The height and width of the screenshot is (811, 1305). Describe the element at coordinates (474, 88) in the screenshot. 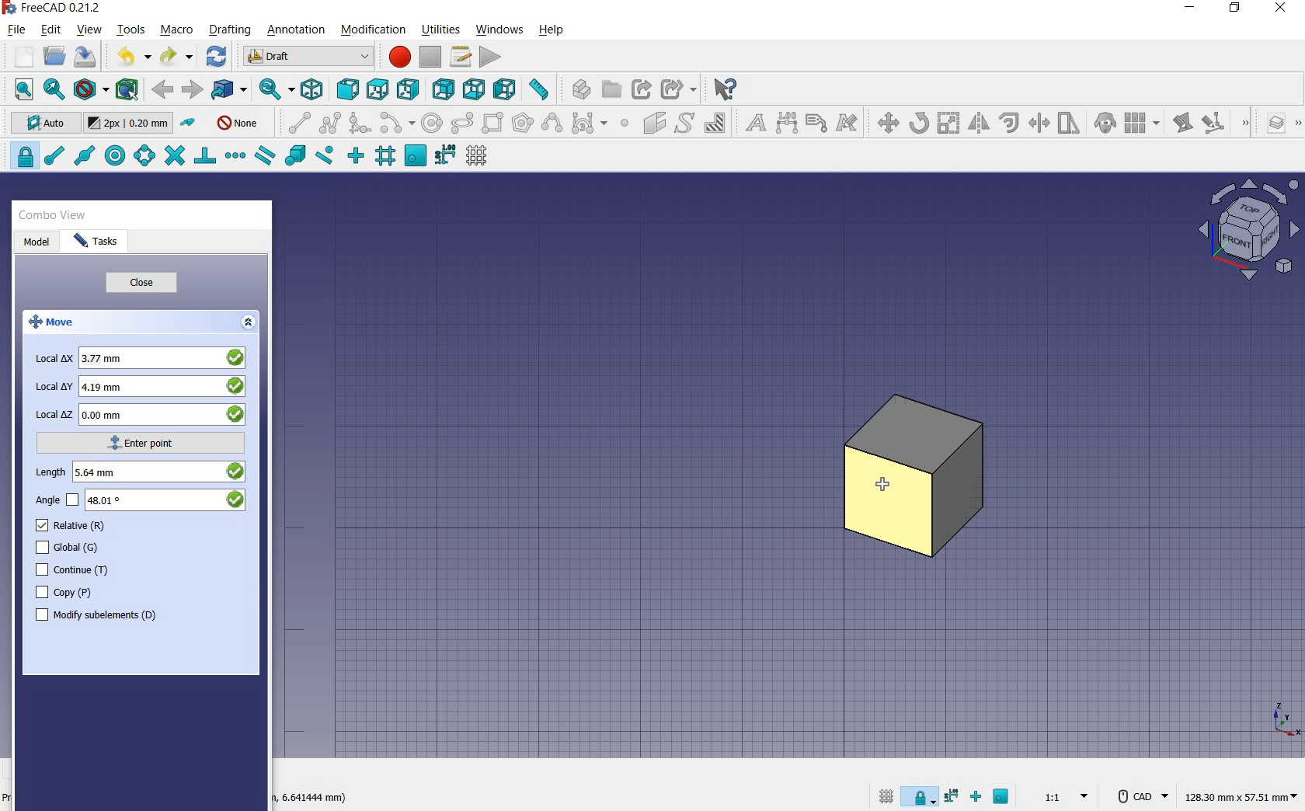

I see `bottom` at that location.